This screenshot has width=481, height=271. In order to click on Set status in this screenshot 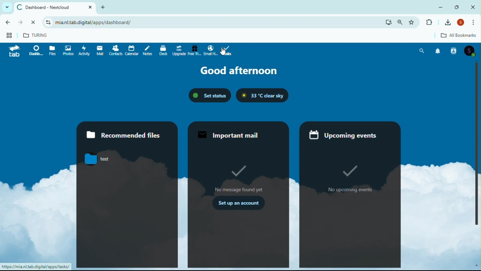, I will do `click(210, 95)`.